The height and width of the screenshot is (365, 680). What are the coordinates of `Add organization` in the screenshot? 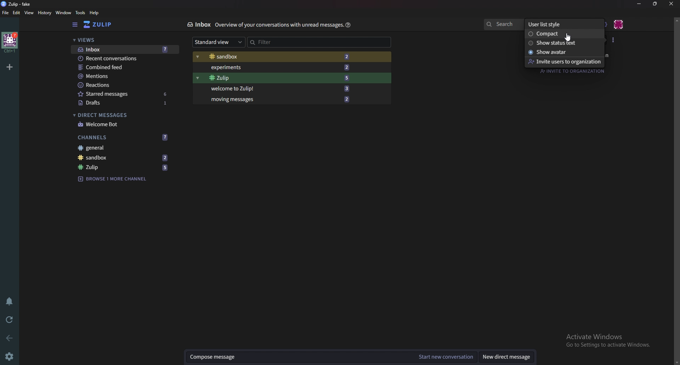 It's located at (10, 67).